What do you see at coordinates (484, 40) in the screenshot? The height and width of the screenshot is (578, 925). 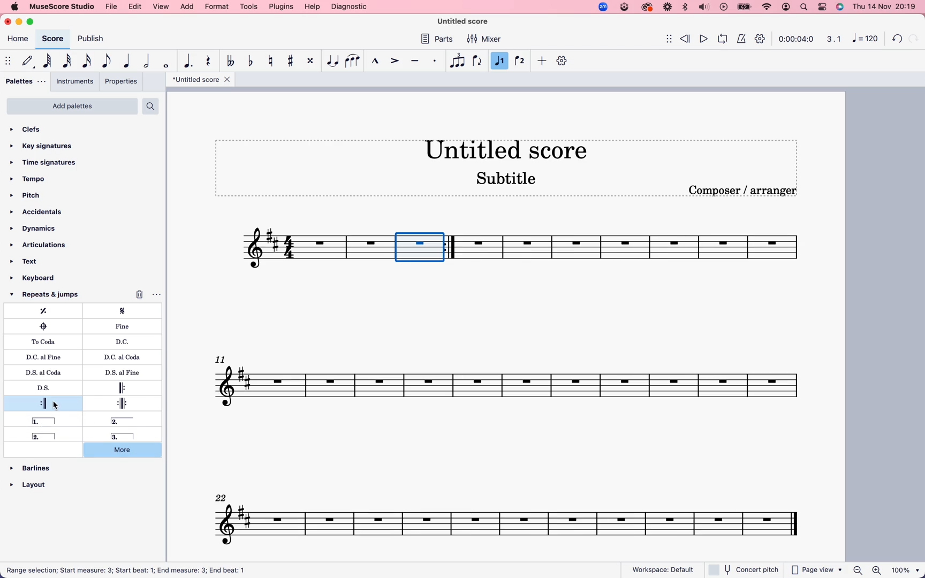 I see `mixer` at bounding box center [484, 40].